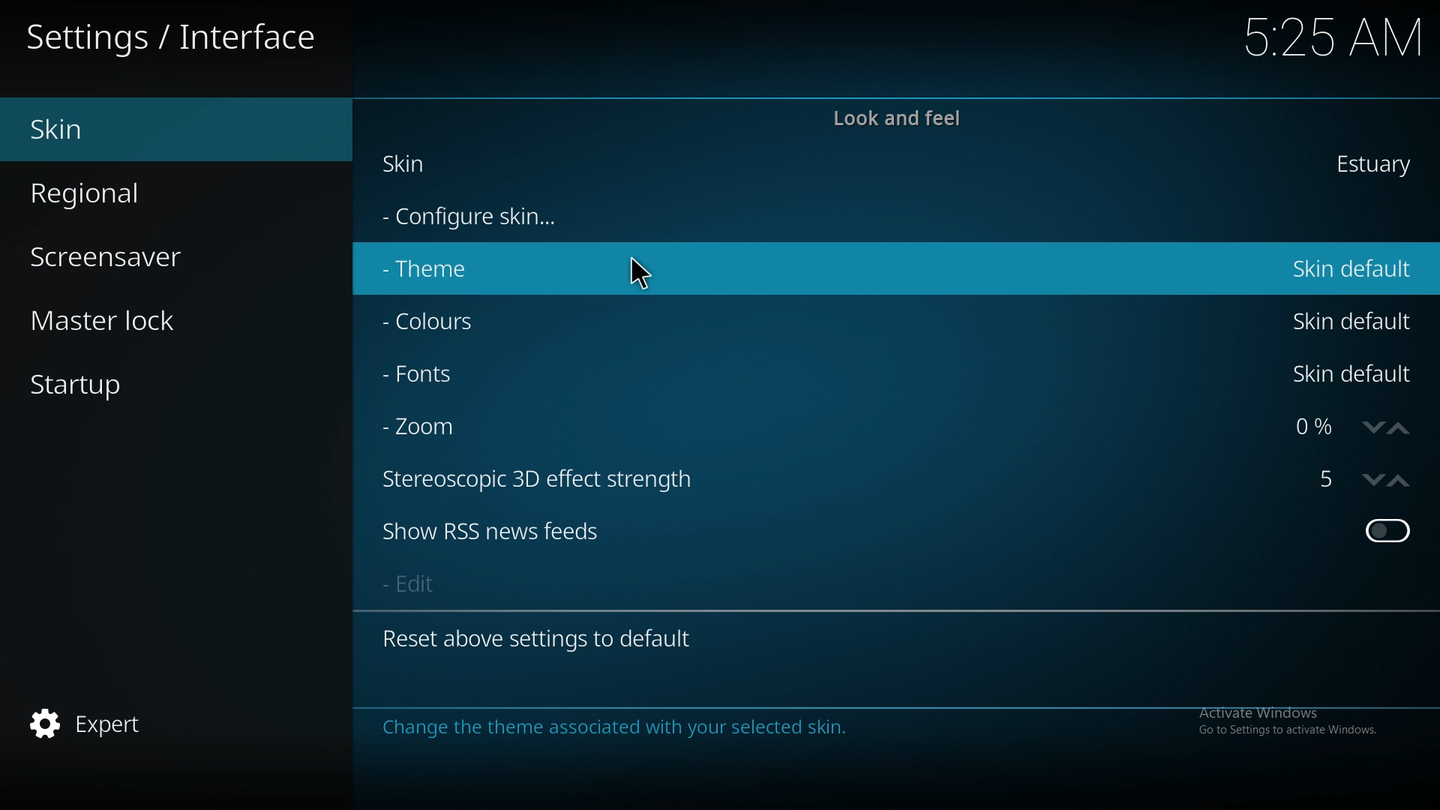 The width and height of the screenshot is (1440, 810). Describe the element at coordinates (1317, 37) in the screenshot. I see `time` at that location.